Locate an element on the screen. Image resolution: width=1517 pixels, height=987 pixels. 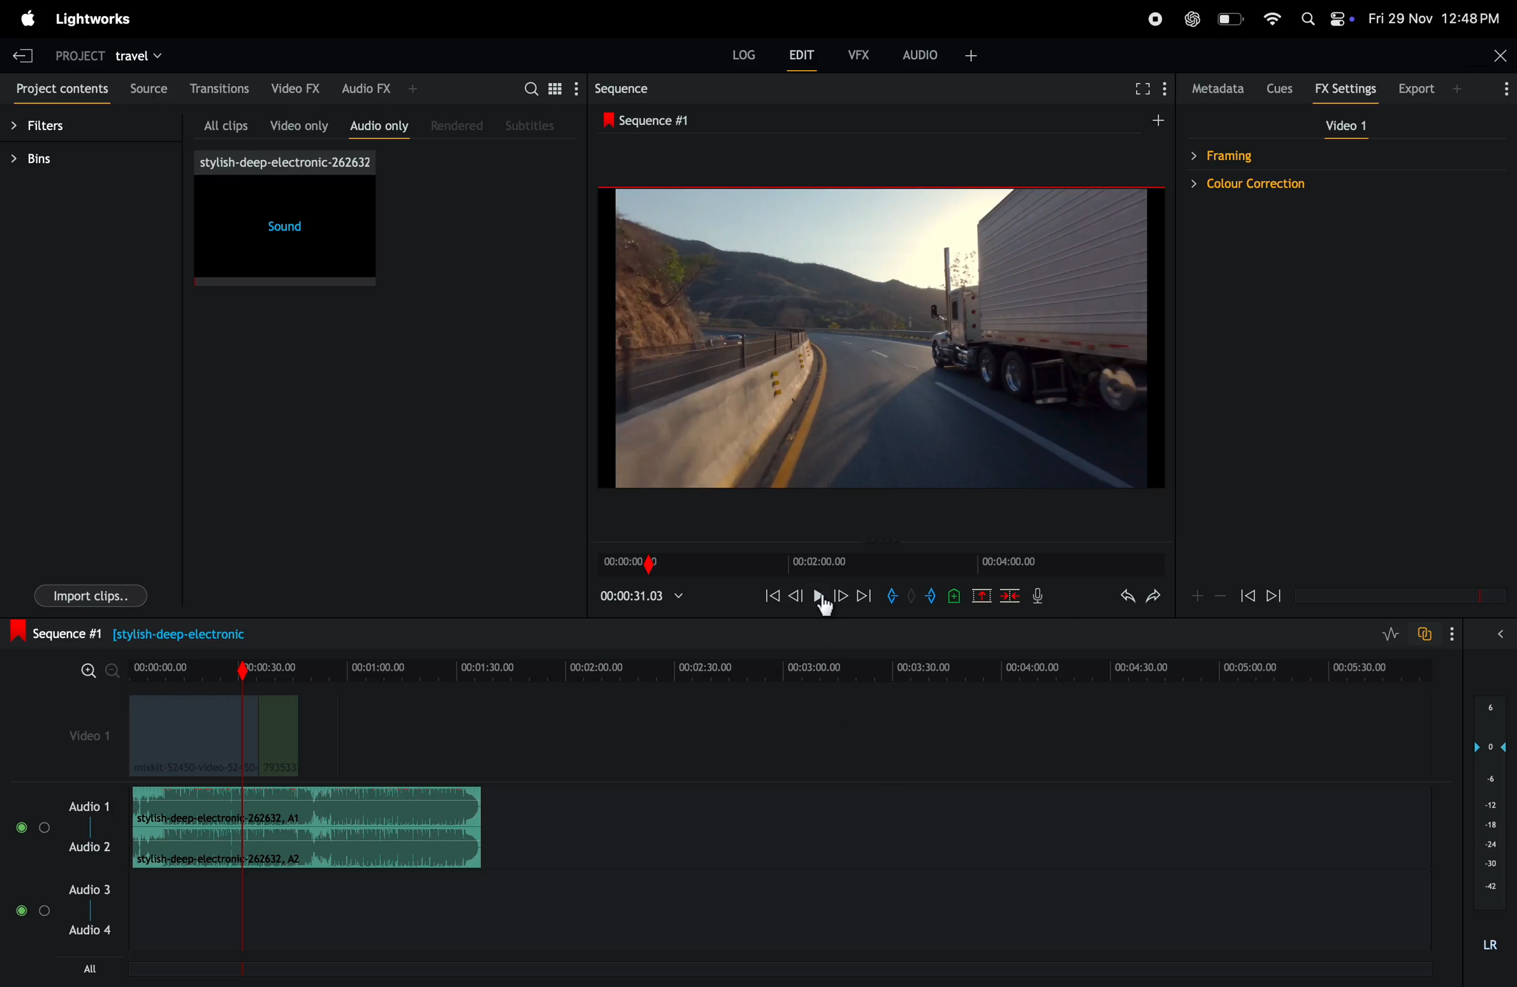
log is located at coordinates (736, 52).